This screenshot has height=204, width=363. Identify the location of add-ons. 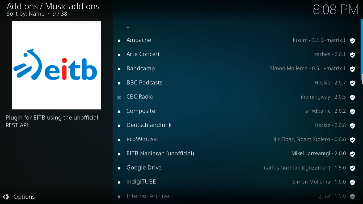
(142, 42).